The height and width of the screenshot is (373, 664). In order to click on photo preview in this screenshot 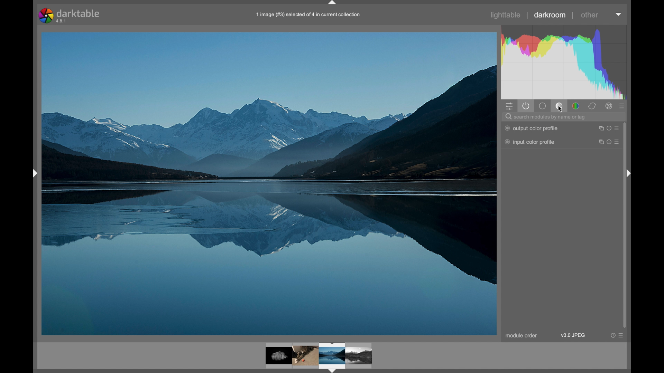, I will do `click(319, 356)`.